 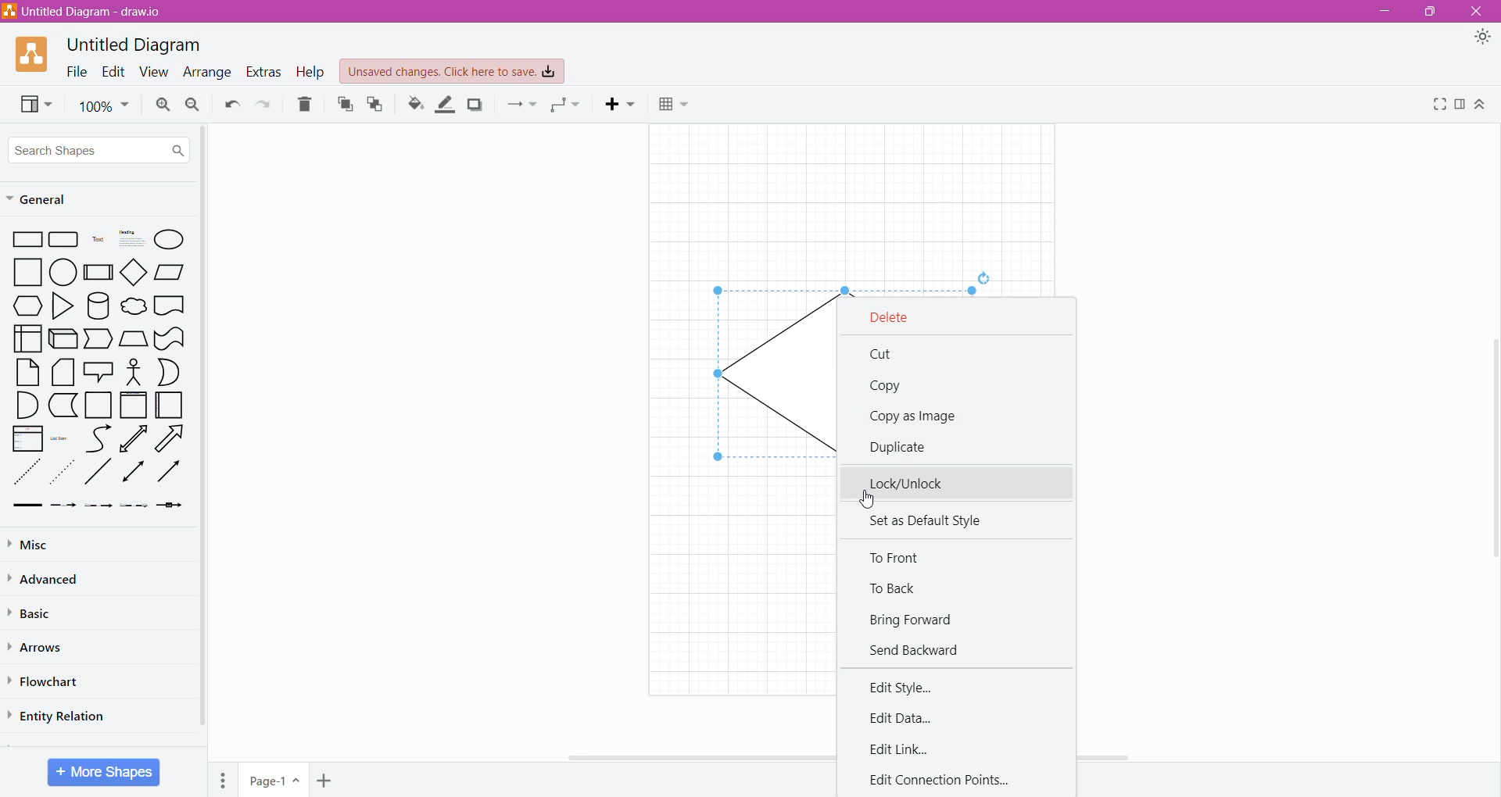 What do you see at coordinates (902, 445) in the screenshot?
I see `Duplicate` at bounding box center [902, 445].